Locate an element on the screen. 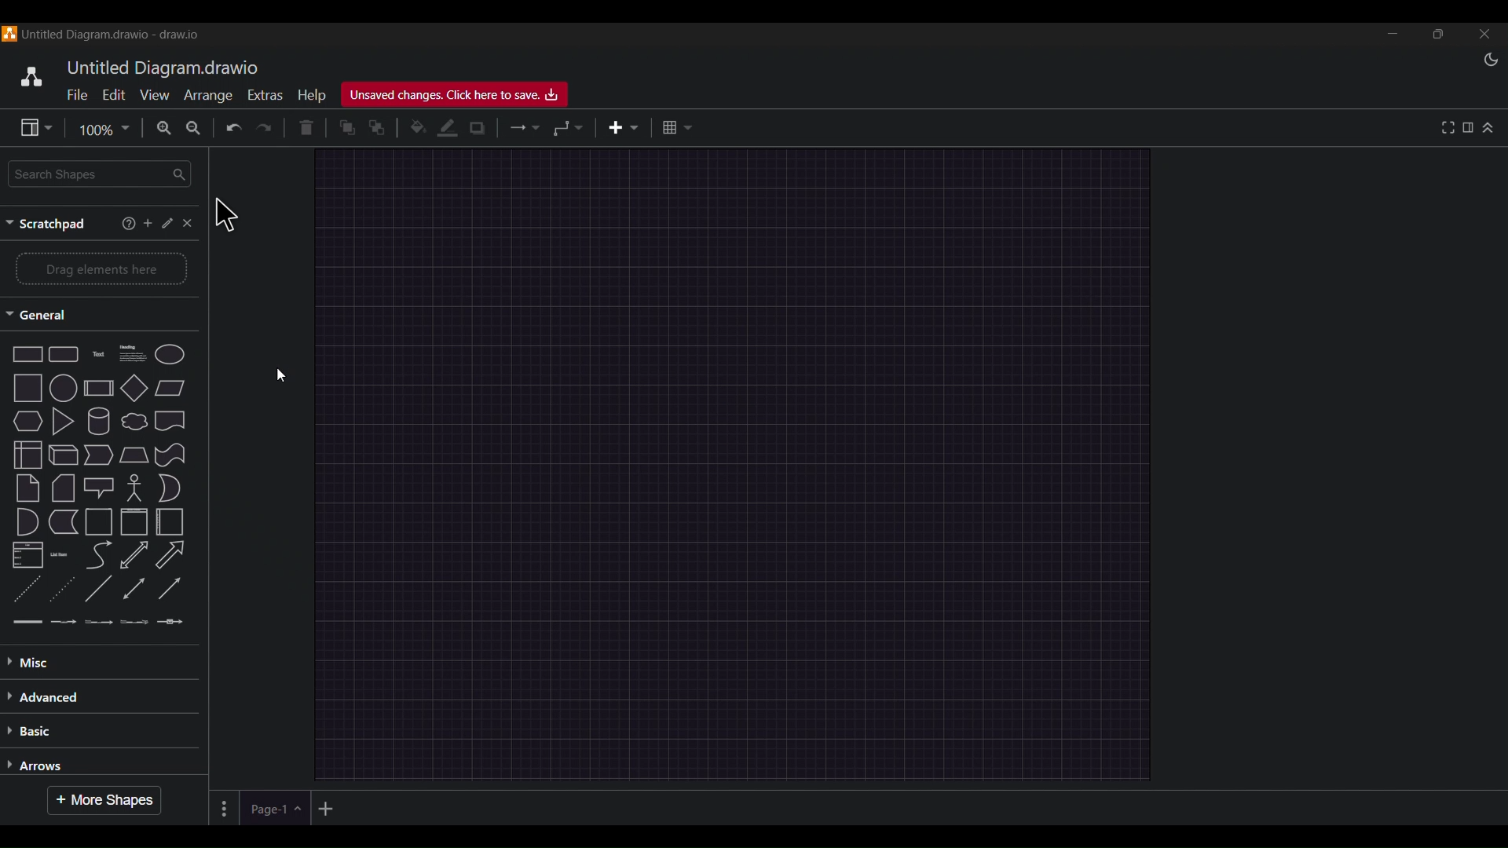  cursor is located at coordinates (221, 214).